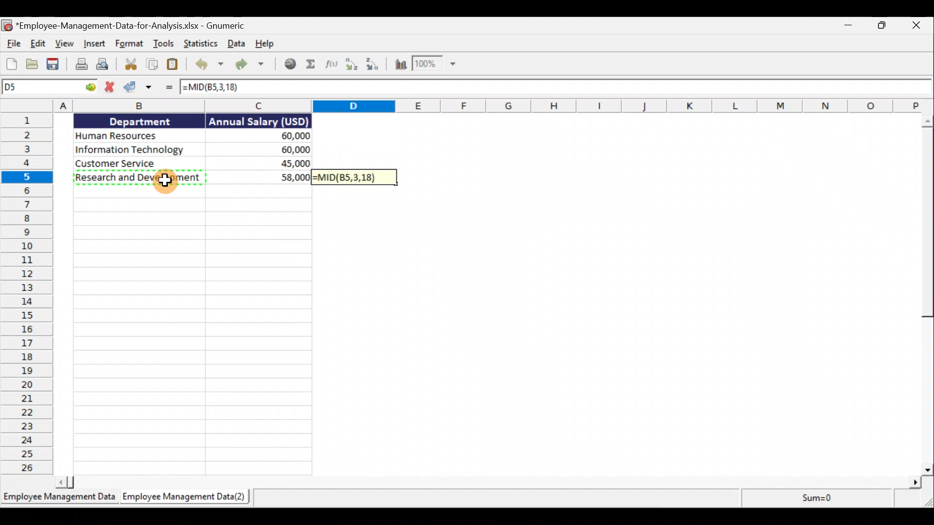  What do you see at coordinates (126, 24) in the screenshot?
I see `Document name` at bounding box center [126, 24].